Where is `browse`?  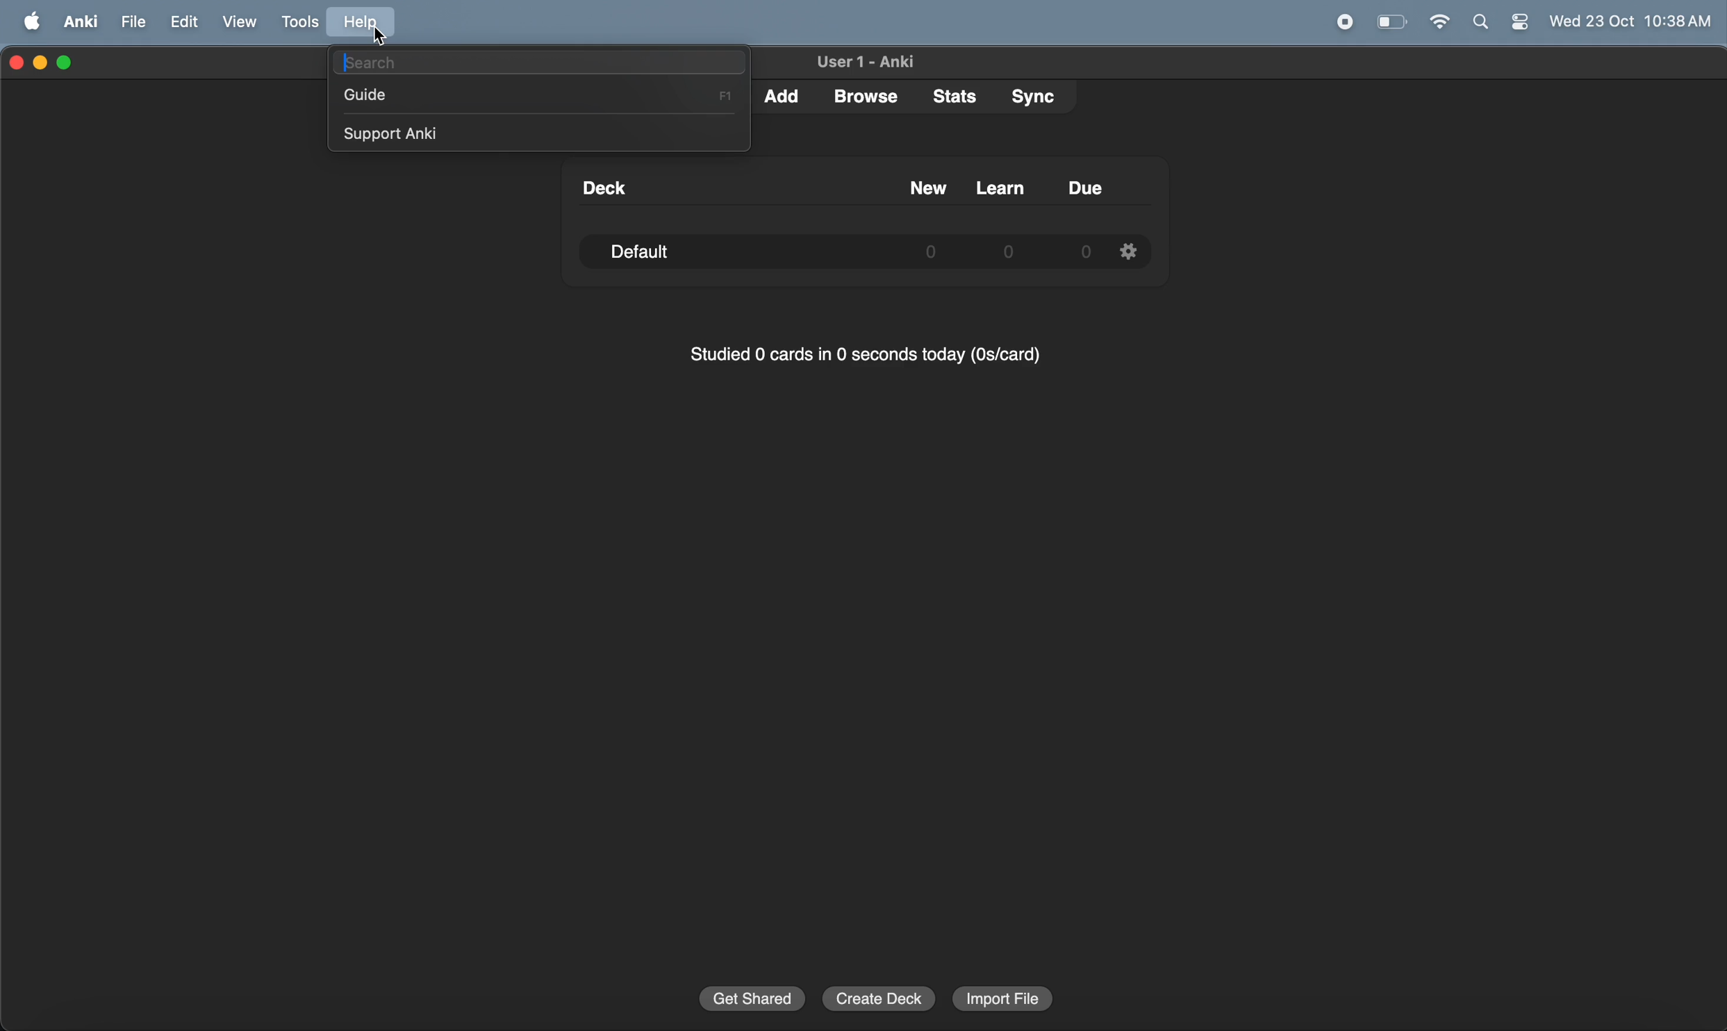 browse is located at coordinates (863, 96).